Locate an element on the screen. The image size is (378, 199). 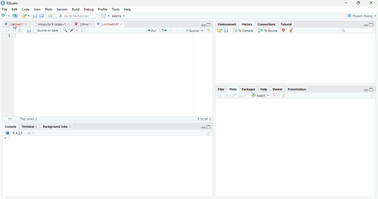
Zoom is located at coordinates (239, 96).